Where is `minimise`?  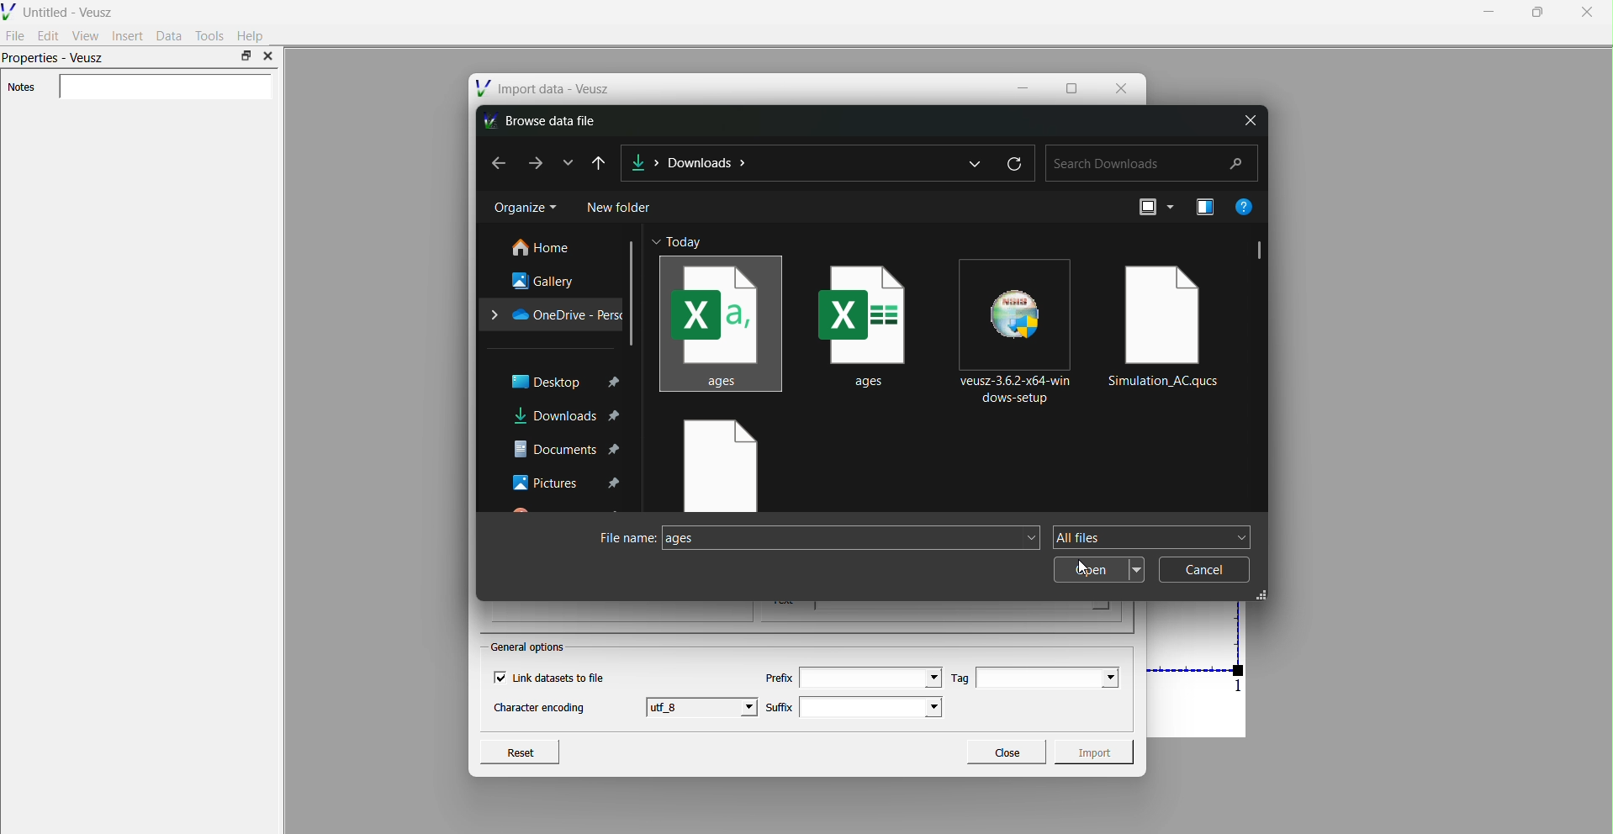
minimise is located at coordinates (1025, 87).